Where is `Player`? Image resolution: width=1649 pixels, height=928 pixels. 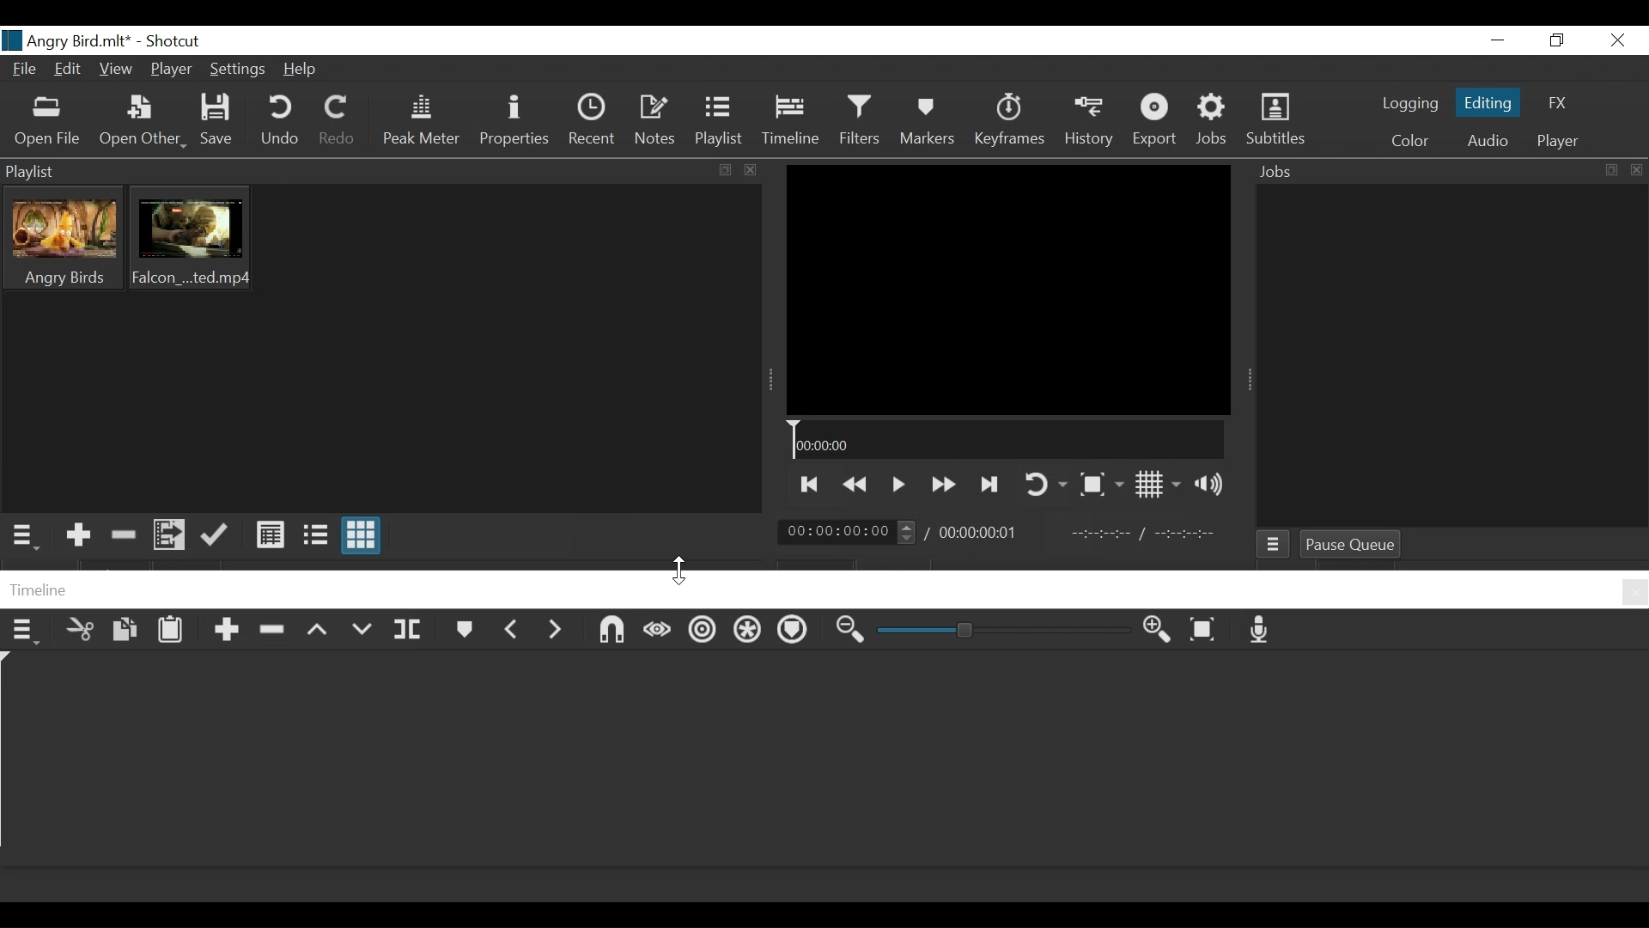 Player is located at coordinates (1555, 142).